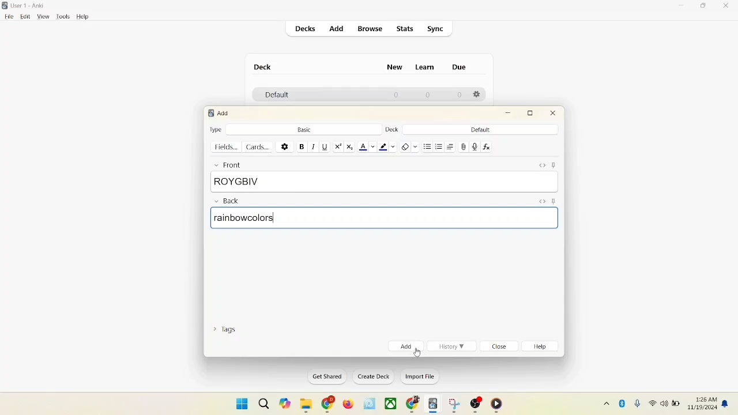 The width and height of the screenshot is (738, 415). I want to click on search, so click(263, 401).